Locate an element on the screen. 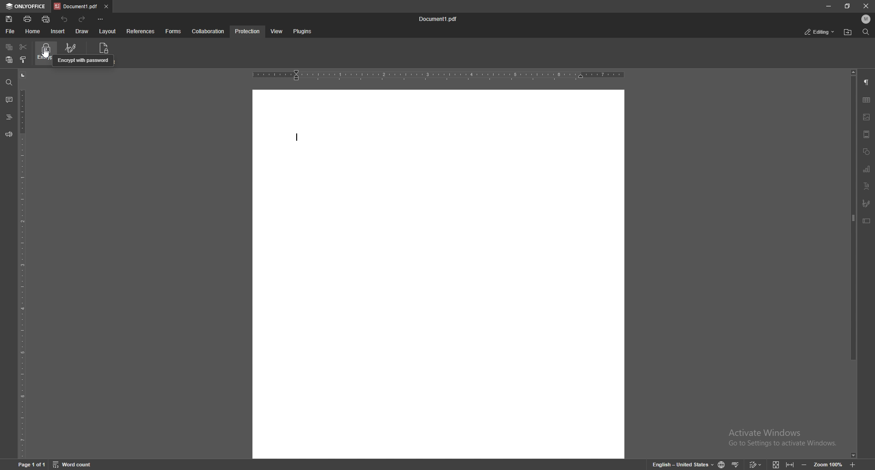 Image resolution: width=875 pixels, height=470 pixels. find is located at coordinates (9, 82).